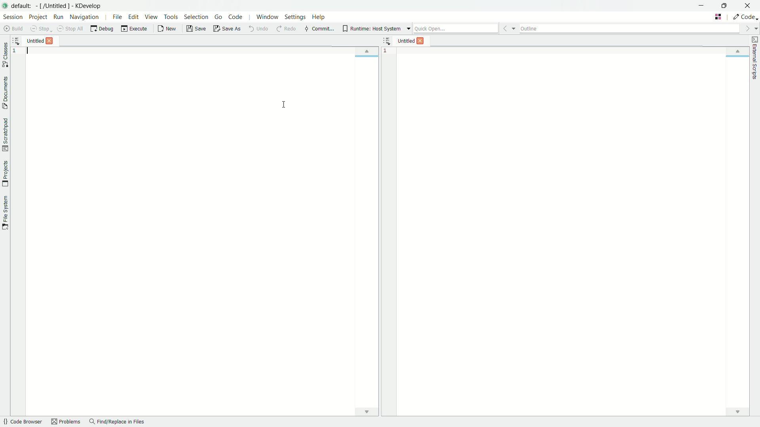  What do you see at coordinates (638, 29) in the screenshot?
I see `outline bar` at bounding box center [638, 29].